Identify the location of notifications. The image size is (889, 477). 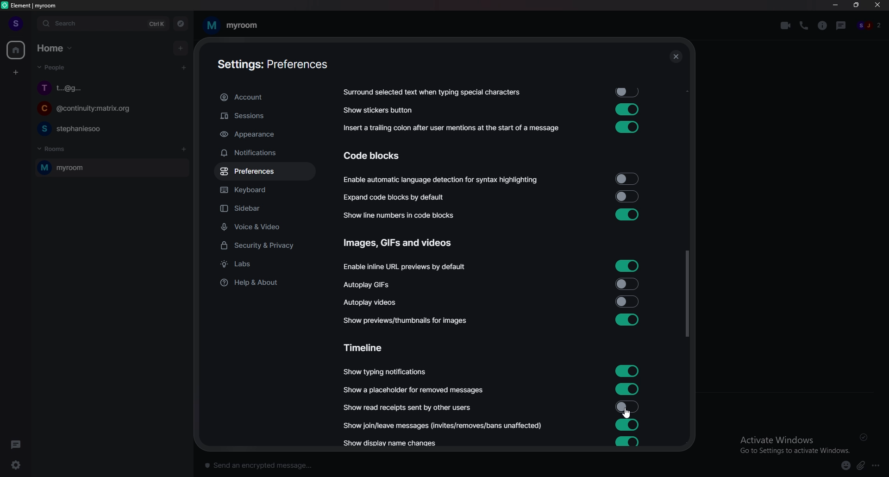
(263, 153).